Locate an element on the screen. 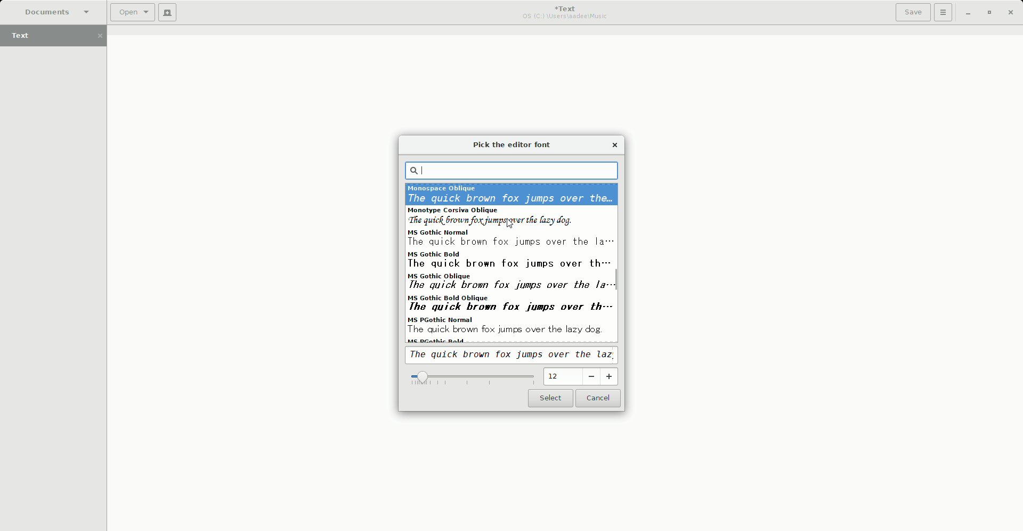 The height and width of the screenshot is (531, 1023). Documents is located at coordinates (52, 12).